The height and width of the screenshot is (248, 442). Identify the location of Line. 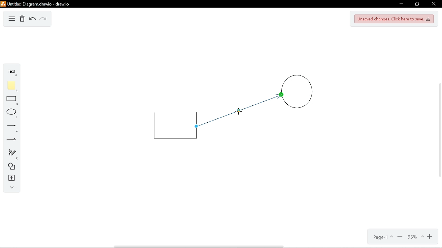
(231, 115).